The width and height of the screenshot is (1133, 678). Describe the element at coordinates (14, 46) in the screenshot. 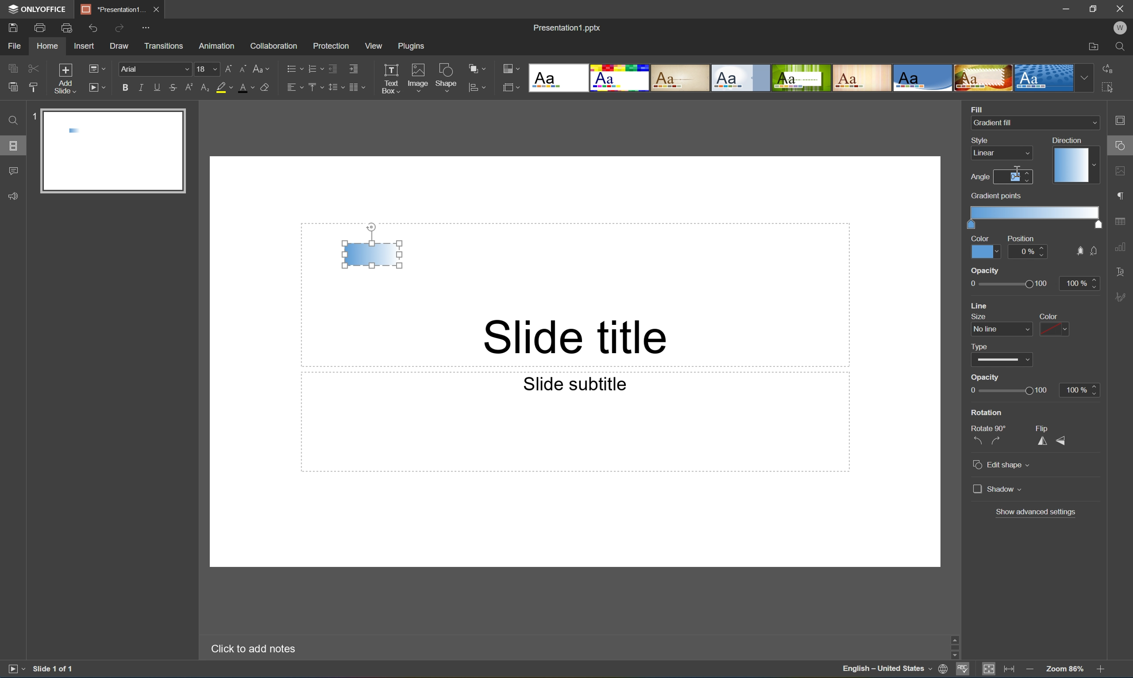

I see `File` at that location.